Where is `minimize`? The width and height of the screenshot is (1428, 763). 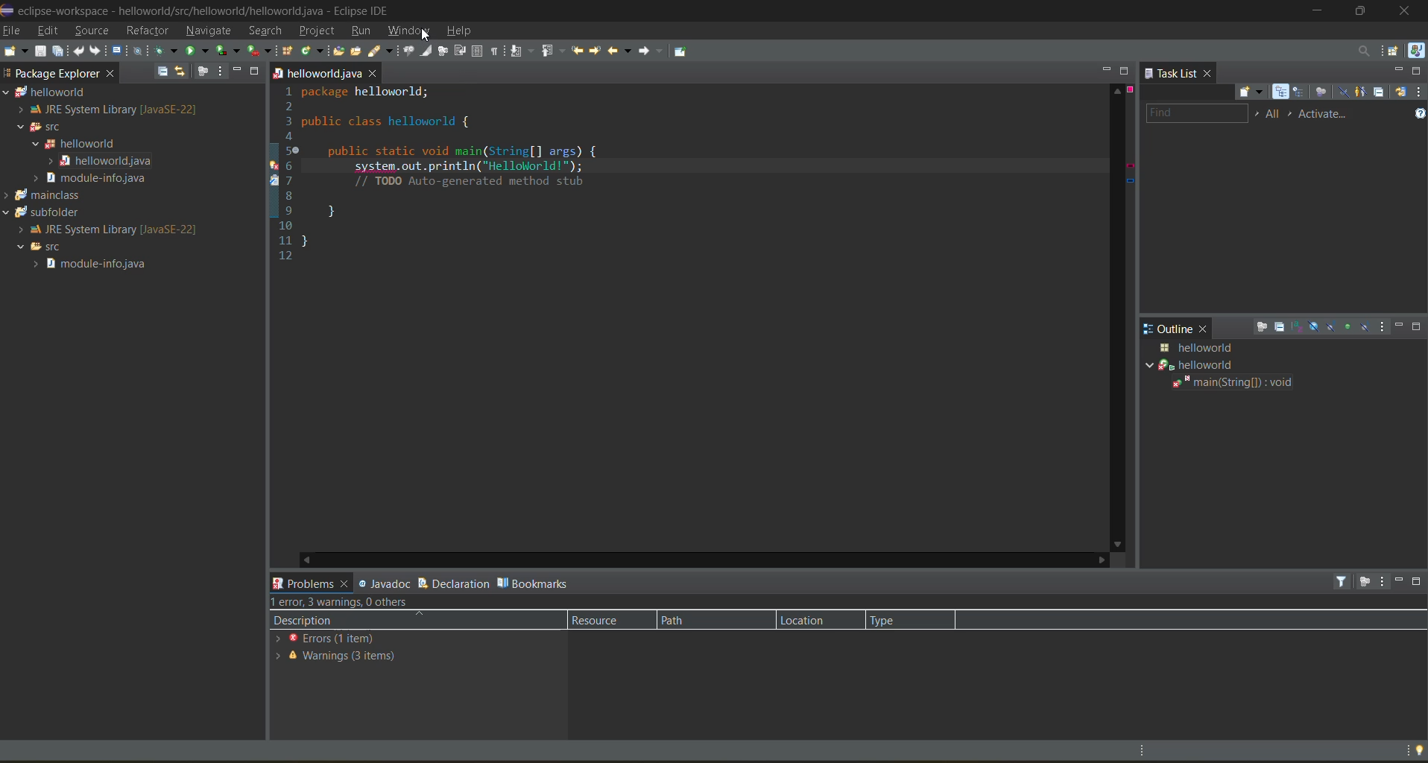
minimize is located at coordinates (1399, 69).